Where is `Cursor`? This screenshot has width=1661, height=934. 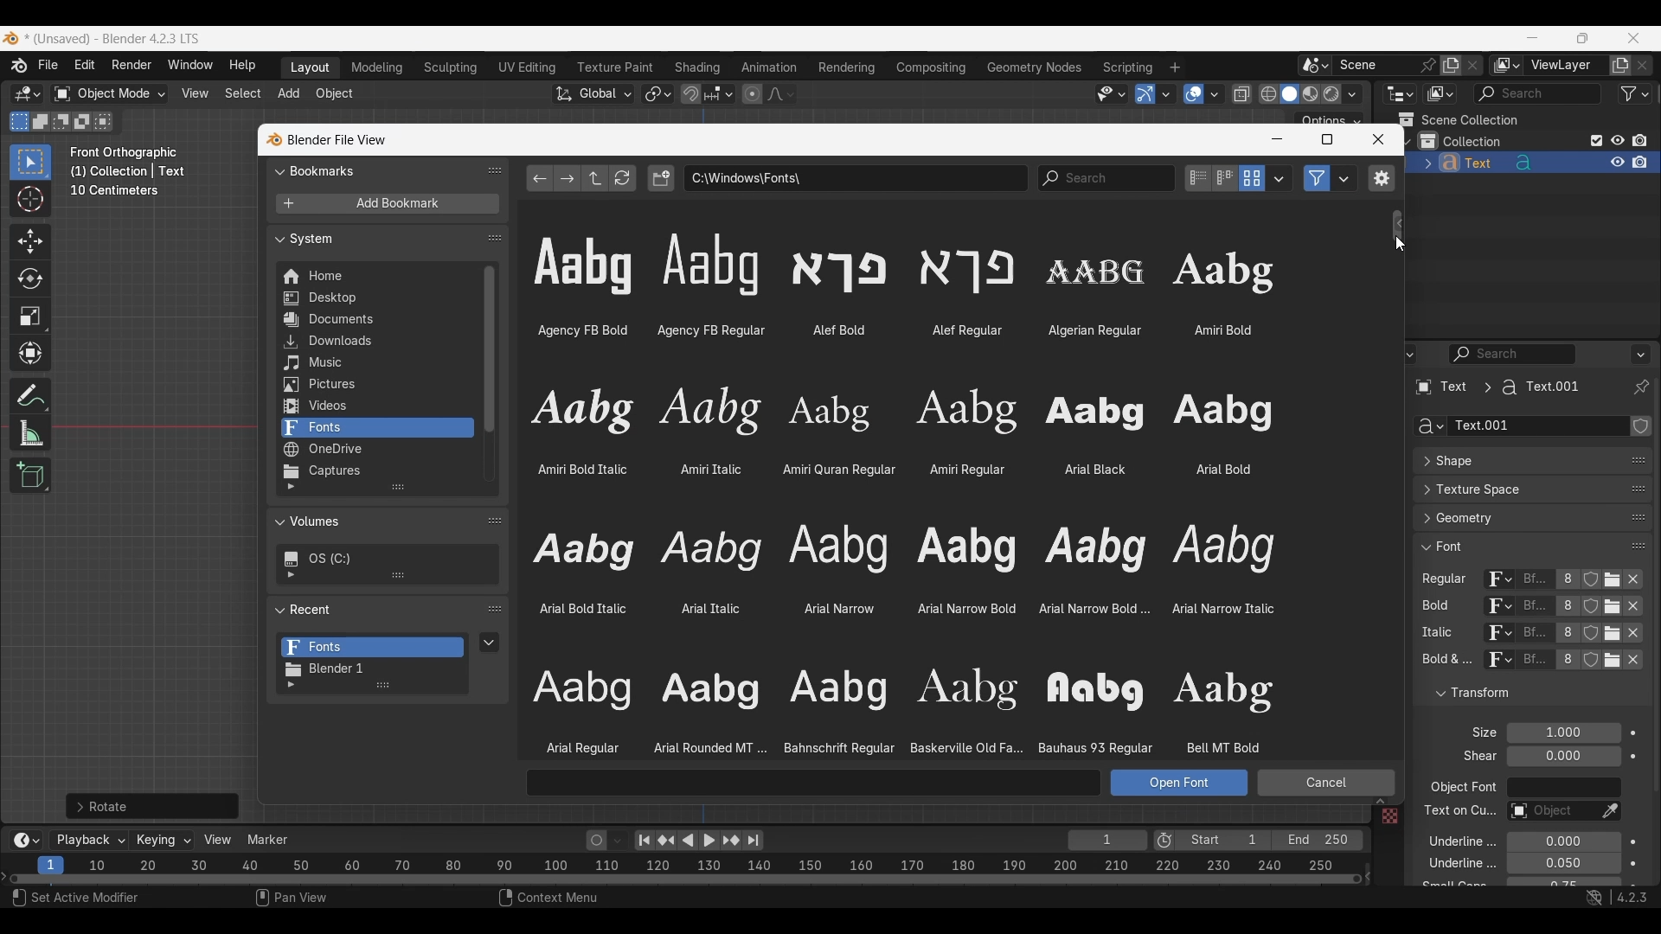 Cursor is located at coordinates (30, 201).